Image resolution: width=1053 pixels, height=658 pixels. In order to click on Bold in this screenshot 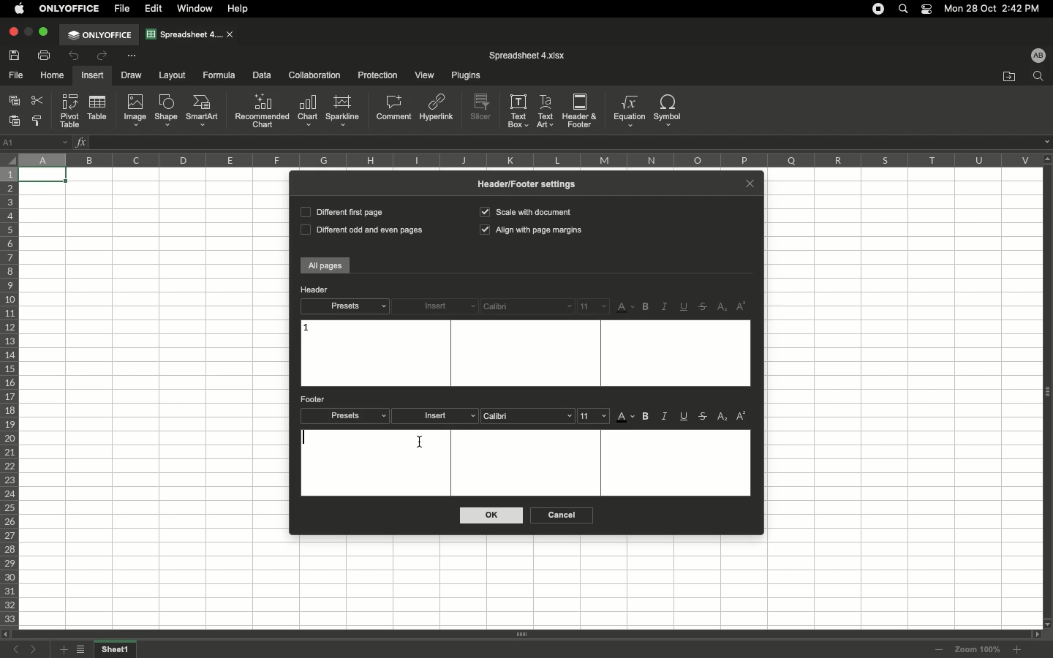, I will do `click(647, 417)`.